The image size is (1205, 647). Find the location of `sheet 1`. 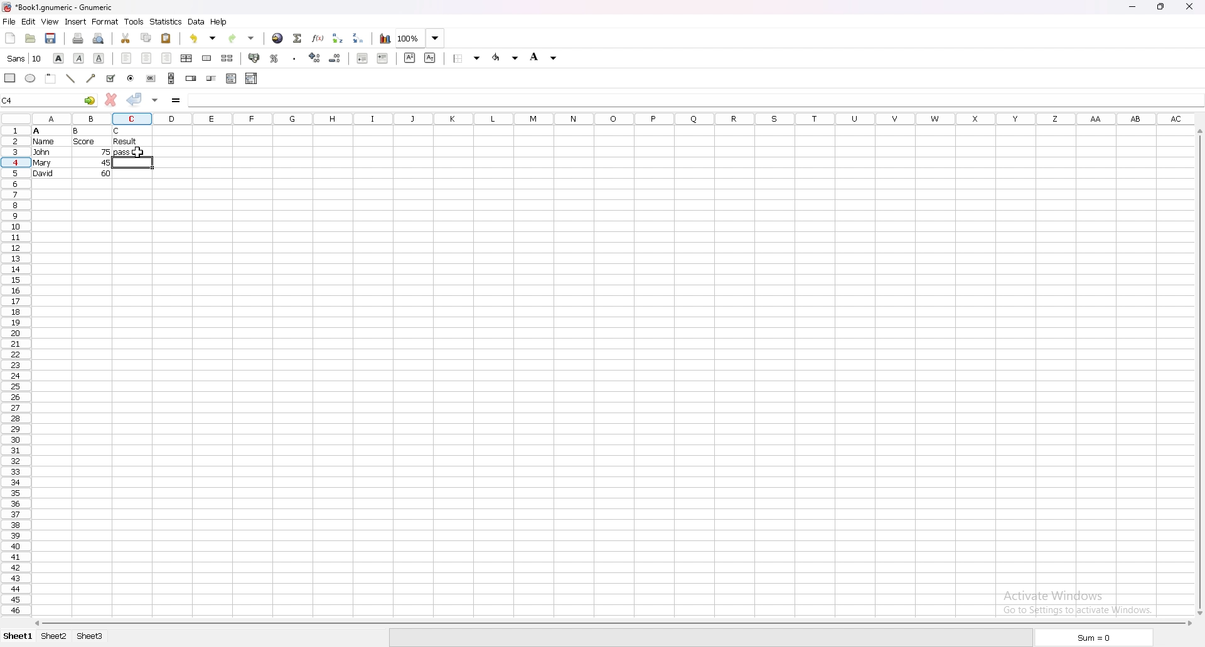

sheet 1 is located at coordinates (16, 638).